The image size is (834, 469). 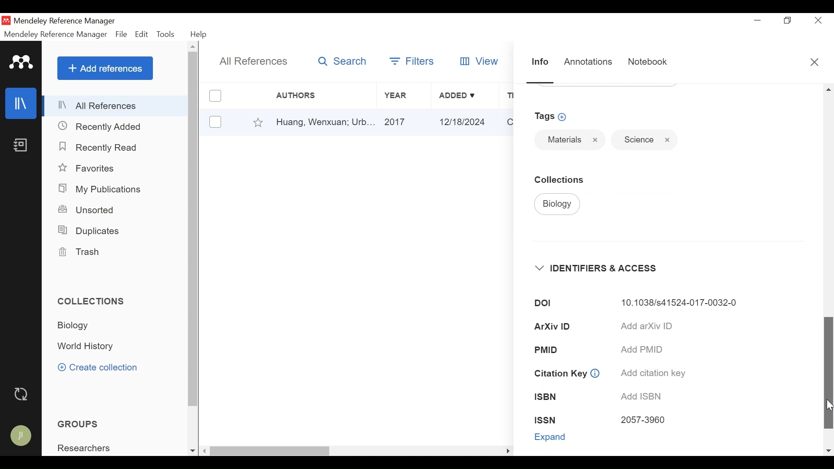 I want to click on (un)select all, so click(x=215, y=96).